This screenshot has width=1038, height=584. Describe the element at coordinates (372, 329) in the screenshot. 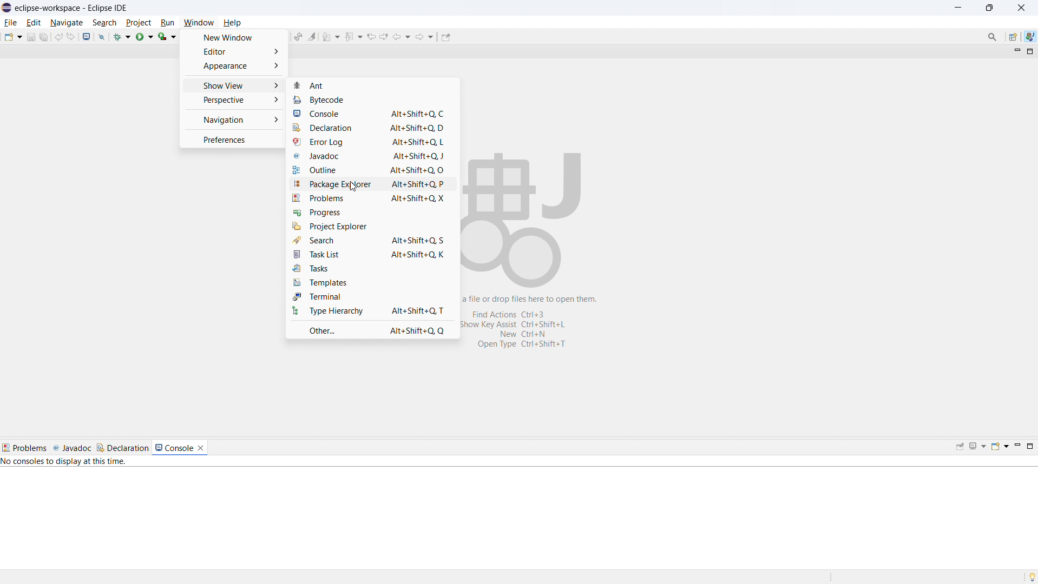

I see `other` at that location.